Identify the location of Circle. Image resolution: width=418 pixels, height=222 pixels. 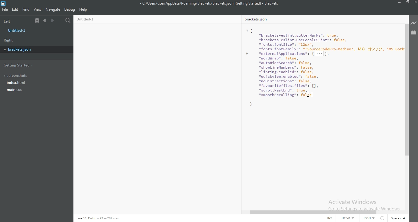
(385, 219).